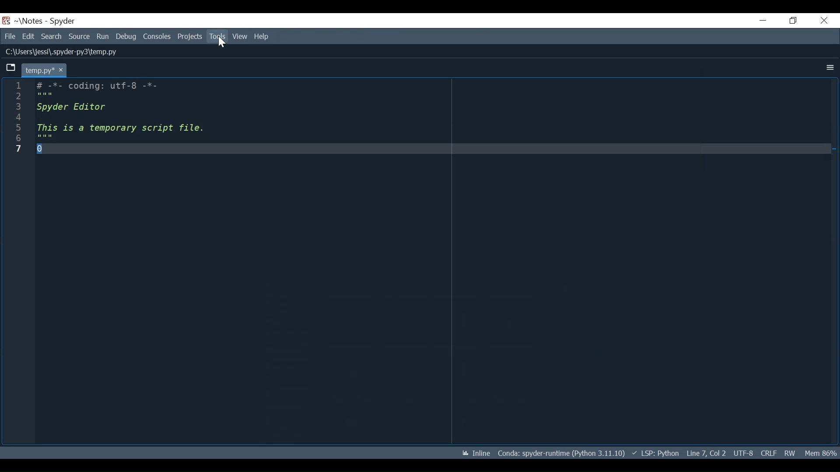  Describe the element at coordinates (822, 452) in the screenshot. I see `Memory Usage` at that location.